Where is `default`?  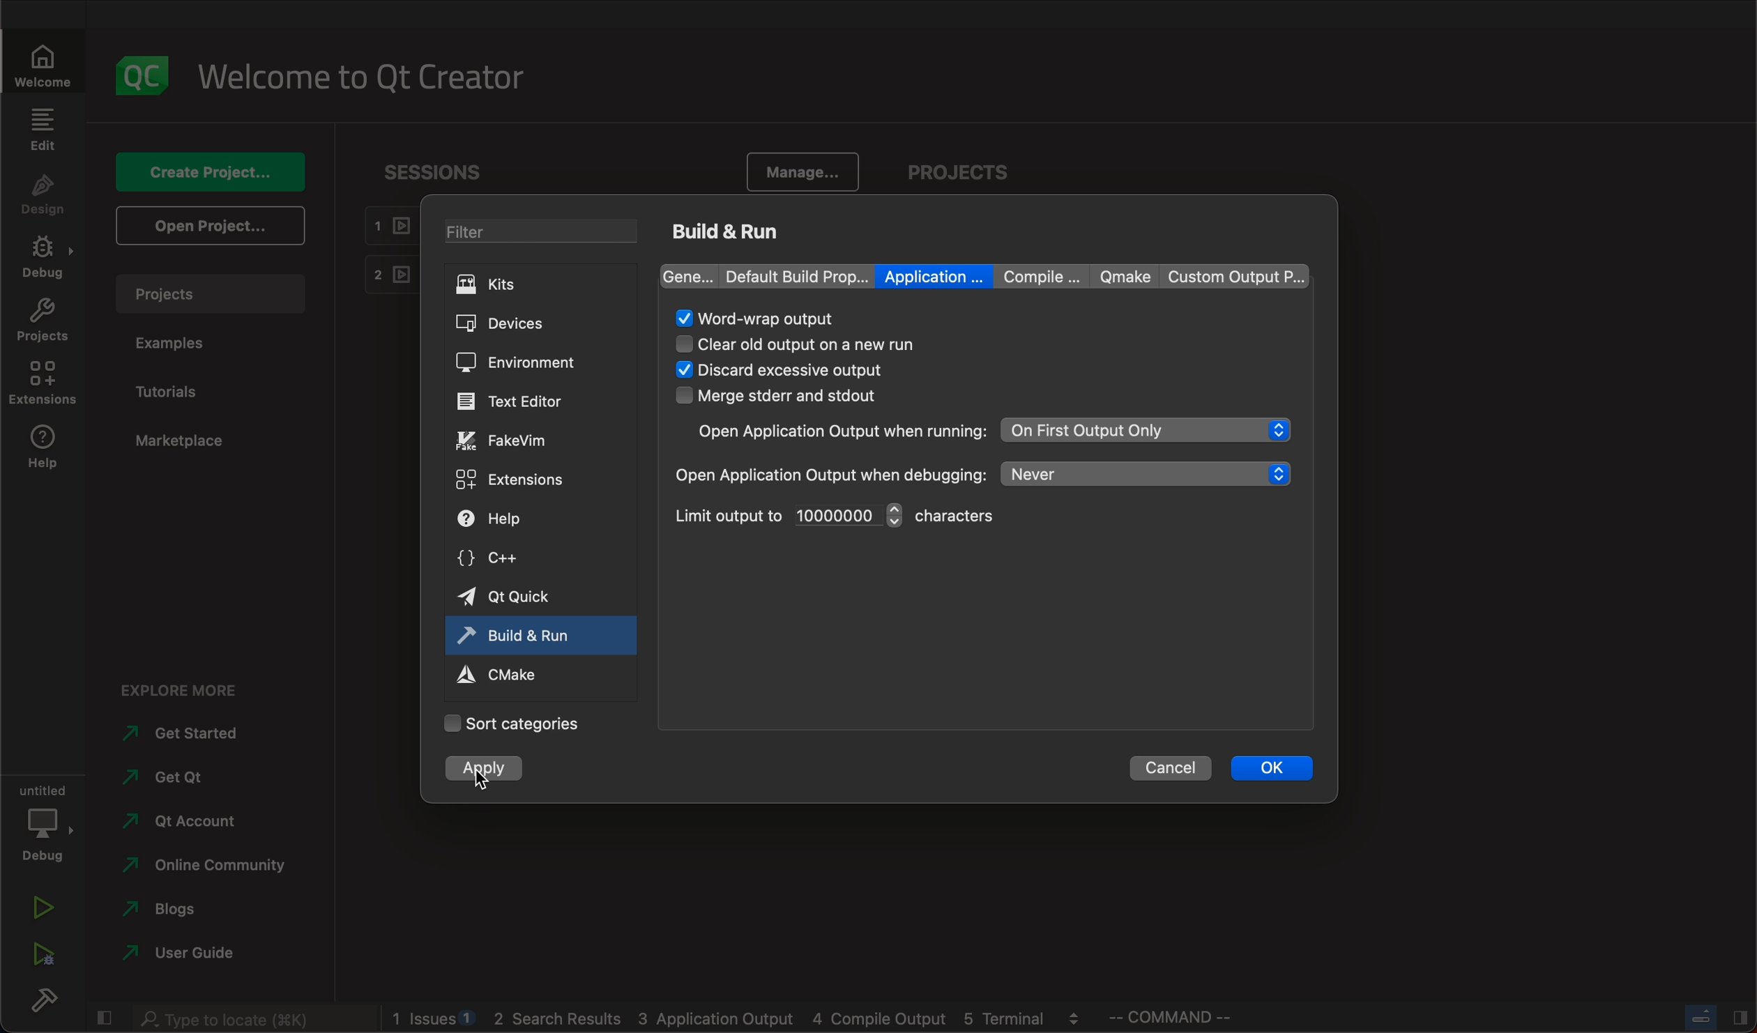
default is located at coordinates (798, 275).